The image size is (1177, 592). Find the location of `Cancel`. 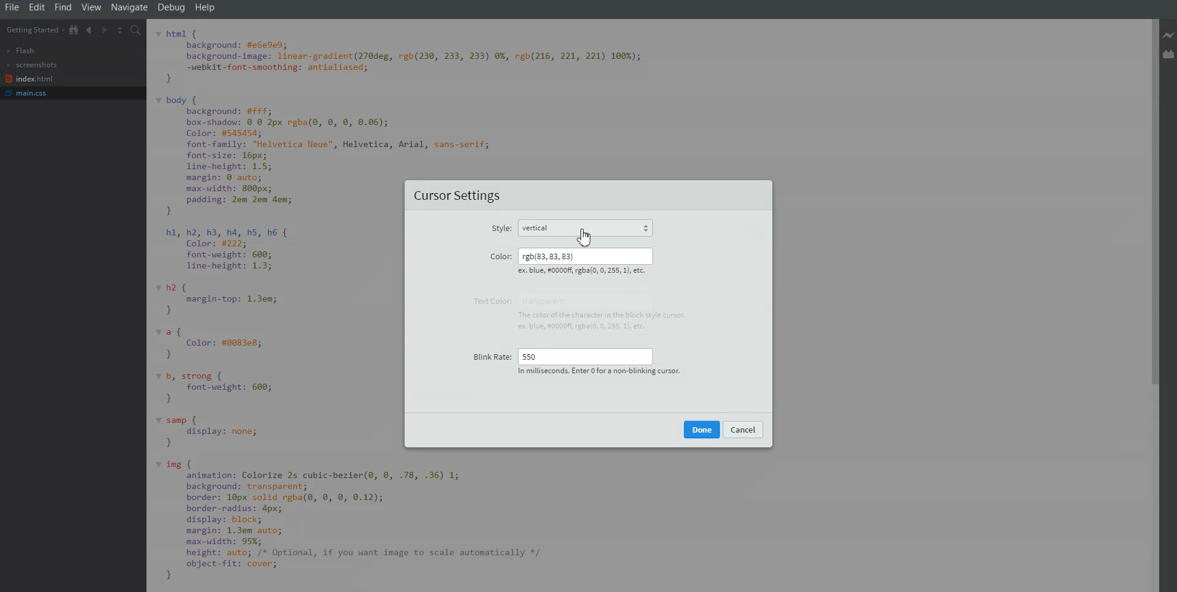

Cancel is located at coordinates (744, 429).